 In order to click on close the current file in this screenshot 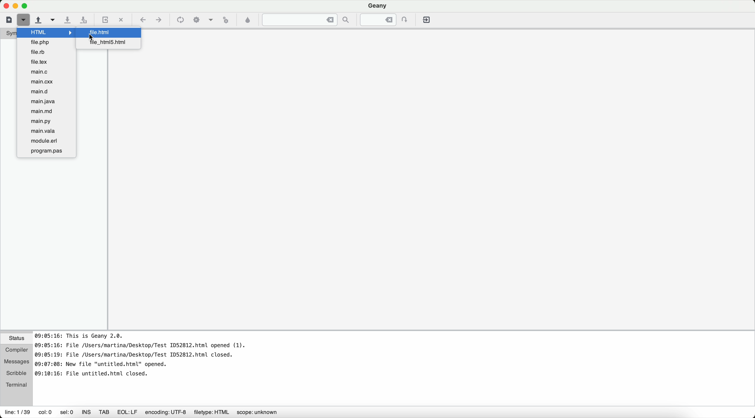, I will do `click(120, 20)`.